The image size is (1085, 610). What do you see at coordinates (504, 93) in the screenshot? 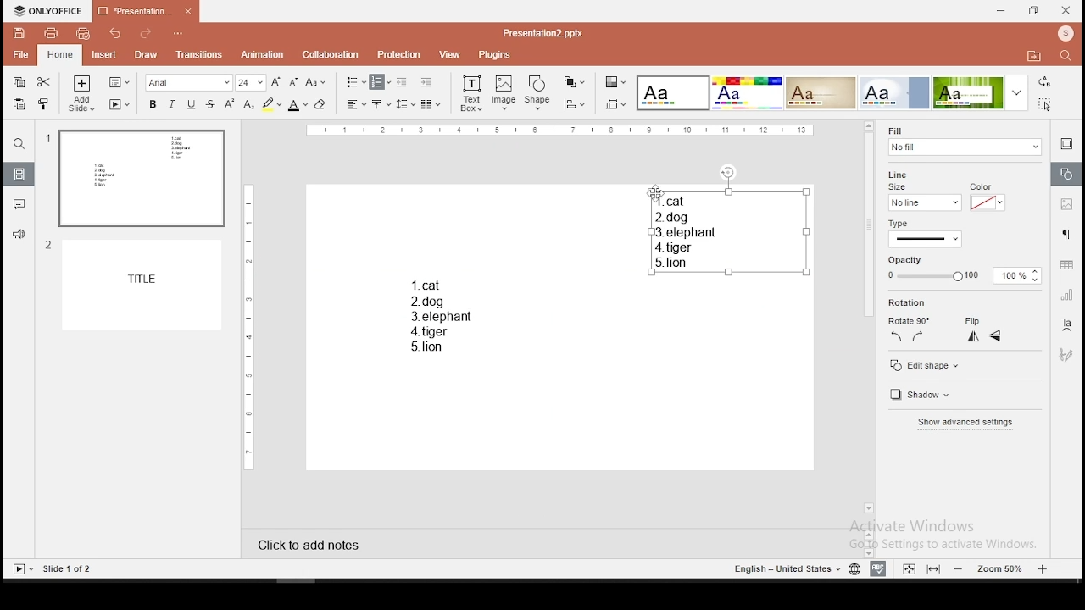
I see `image` at bounding box center [504, 93].